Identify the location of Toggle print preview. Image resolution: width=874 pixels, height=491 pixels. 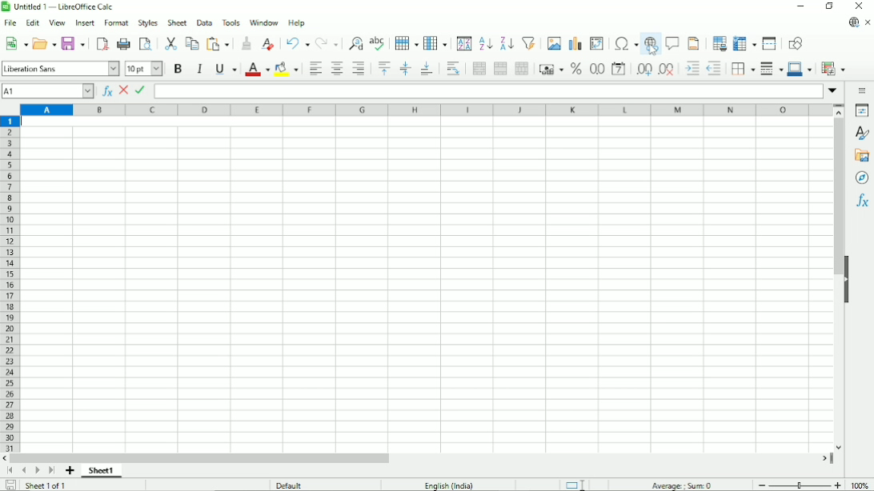
(146, 45).